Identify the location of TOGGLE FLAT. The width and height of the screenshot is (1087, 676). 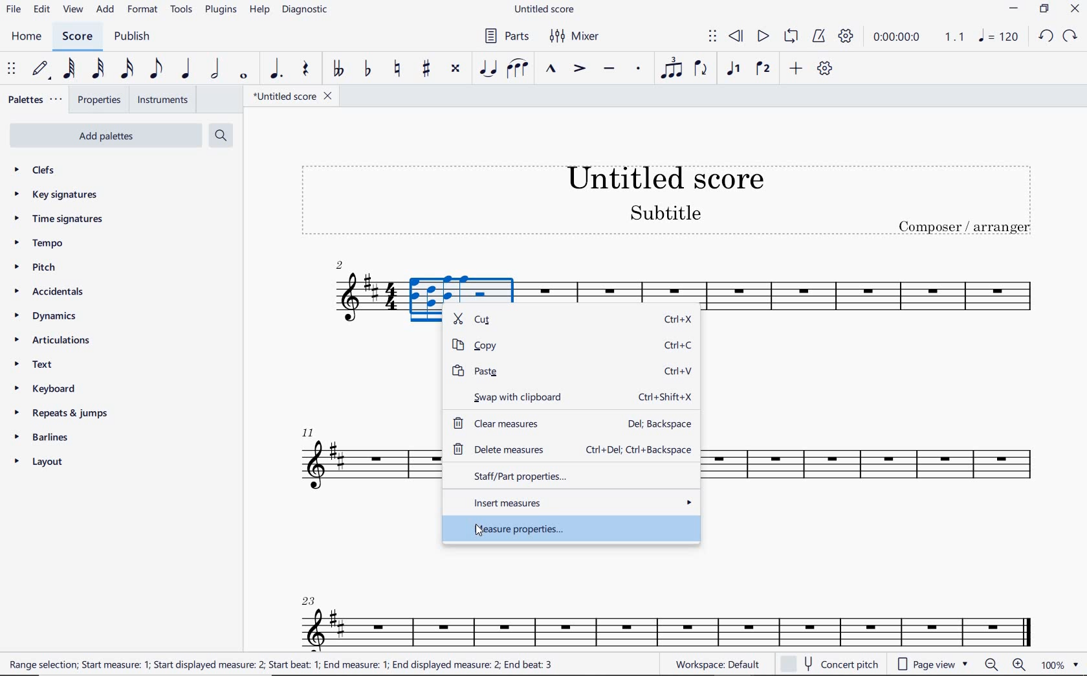
(368, 70).